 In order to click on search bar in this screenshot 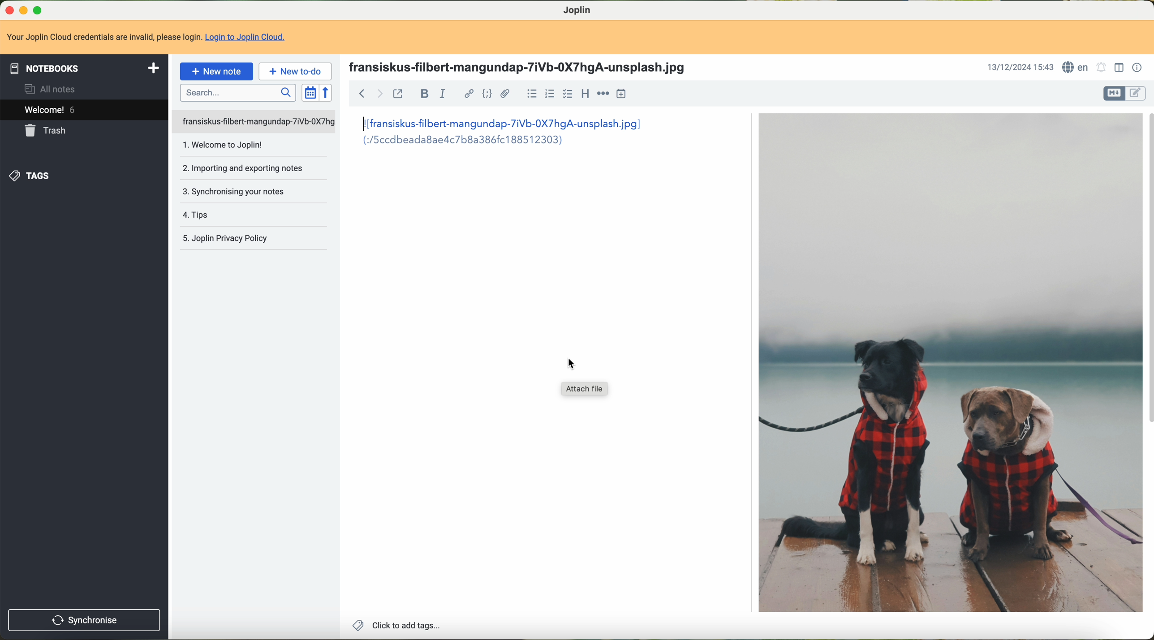, I will do `click(238, 93)`.